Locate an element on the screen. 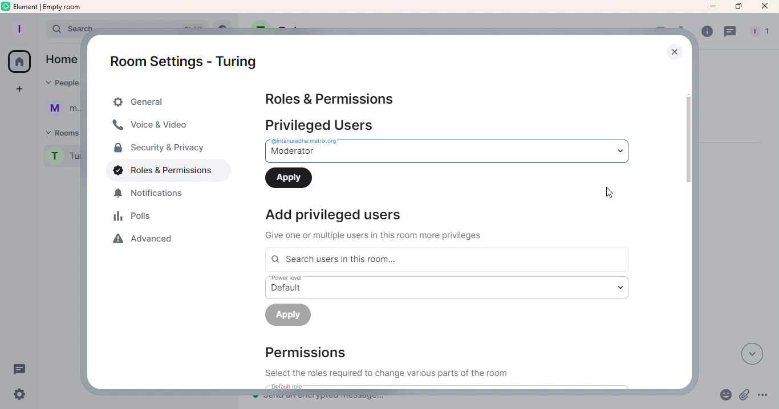 The image size is (779, 409). Voice & Video is located at coordinates (164, 125).